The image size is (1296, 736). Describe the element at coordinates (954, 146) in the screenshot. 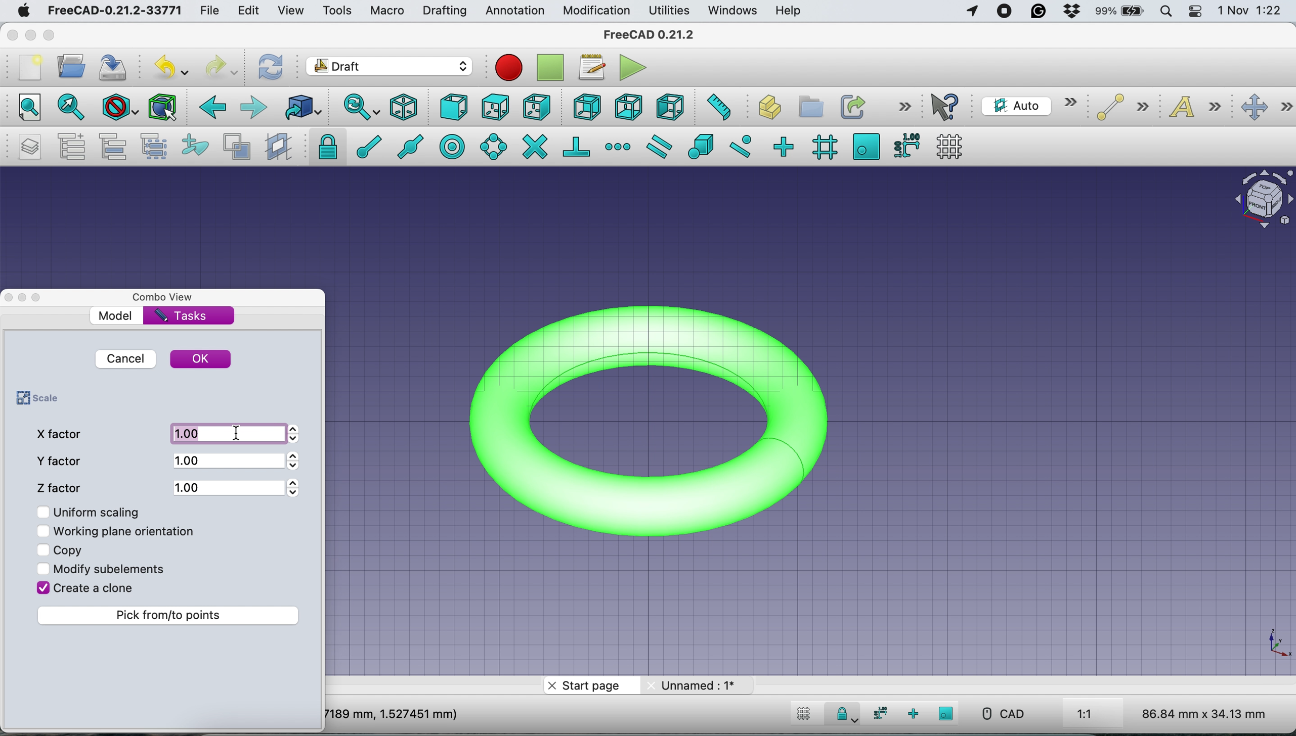

I see `toggle grid` at that location.